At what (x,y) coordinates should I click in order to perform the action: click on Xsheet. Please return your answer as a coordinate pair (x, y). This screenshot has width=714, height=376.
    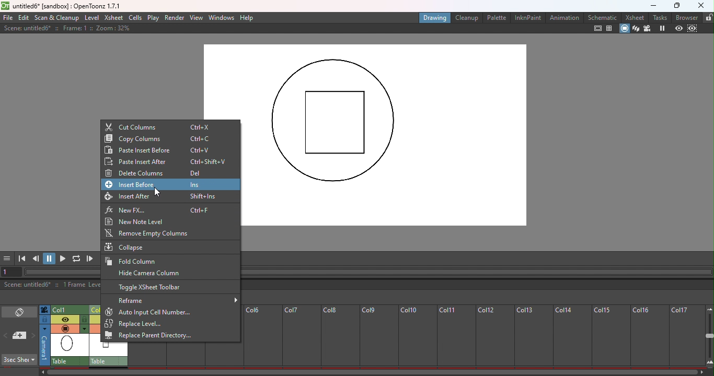
    Looking at the image, I should click on (636, 17).